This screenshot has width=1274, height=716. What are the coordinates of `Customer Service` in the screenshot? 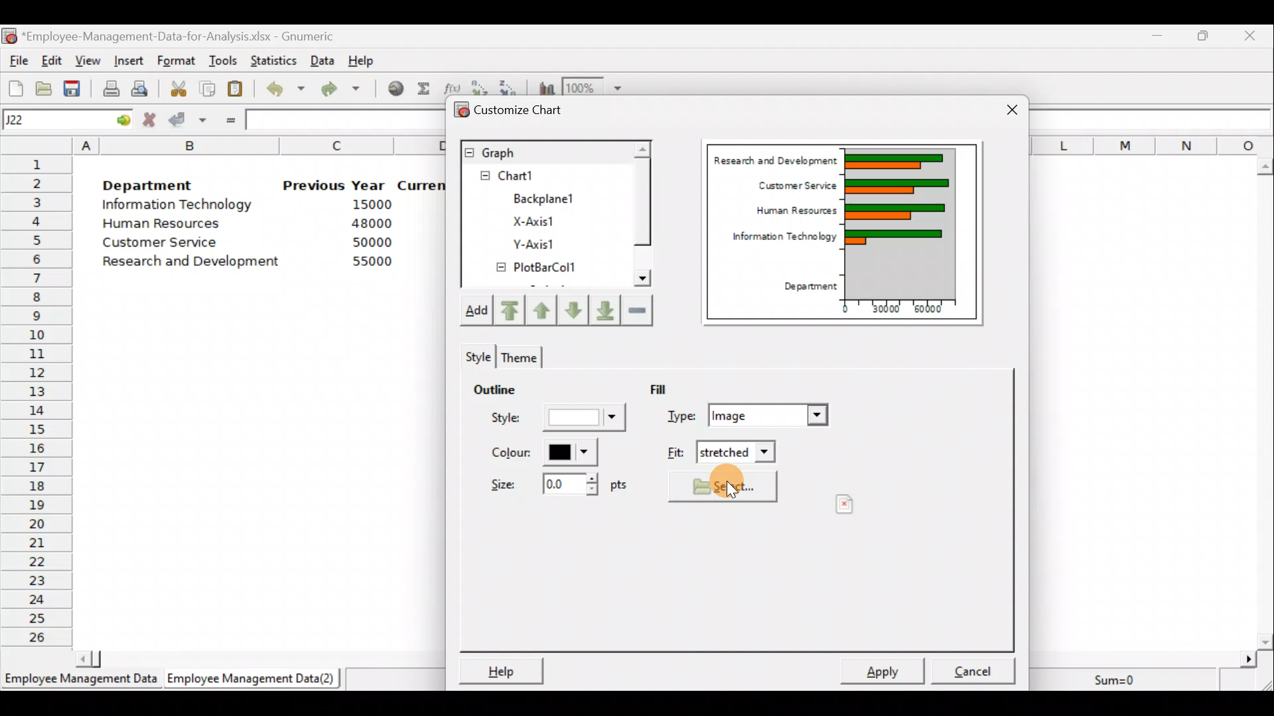 It's located at (154, 243).